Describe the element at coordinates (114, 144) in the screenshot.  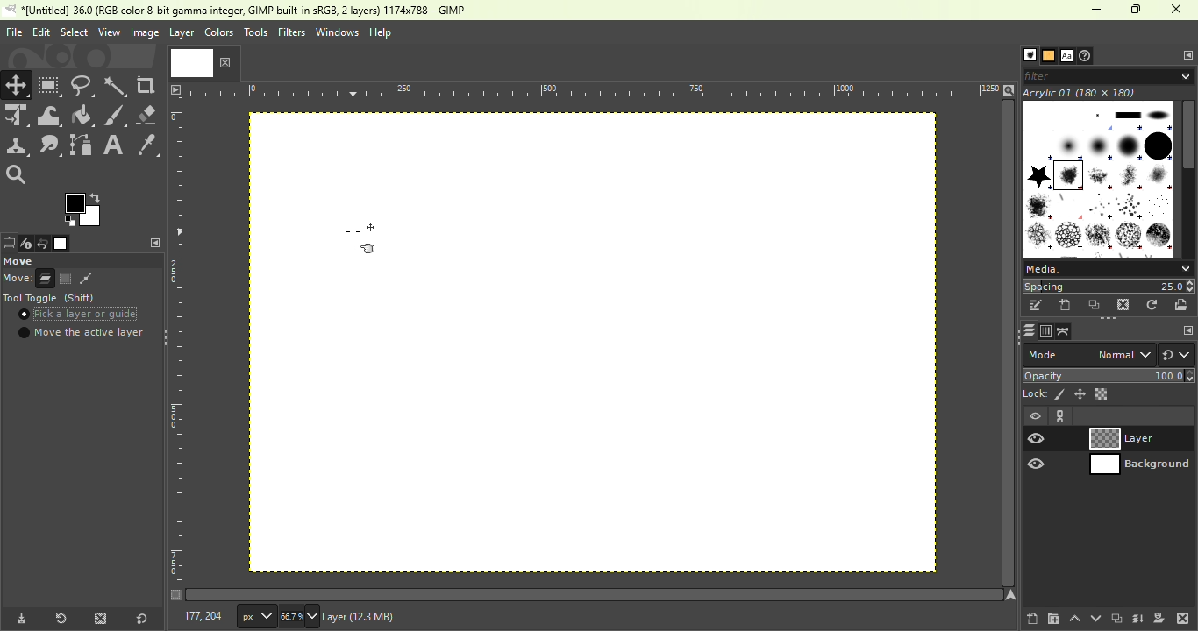
I see `Text tool` at that location.